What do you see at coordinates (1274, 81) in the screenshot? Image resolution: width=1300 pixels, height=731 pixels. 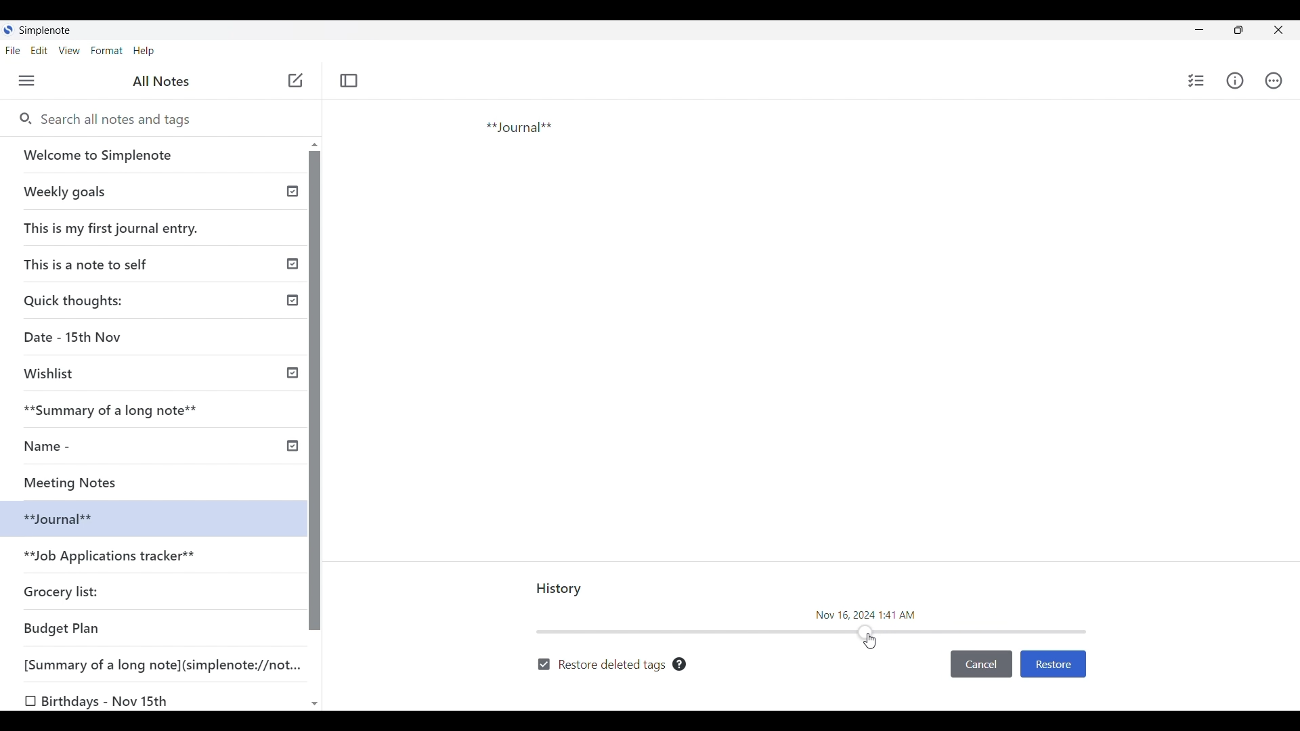 I see `Actions` at bounding box center [1274, 81].